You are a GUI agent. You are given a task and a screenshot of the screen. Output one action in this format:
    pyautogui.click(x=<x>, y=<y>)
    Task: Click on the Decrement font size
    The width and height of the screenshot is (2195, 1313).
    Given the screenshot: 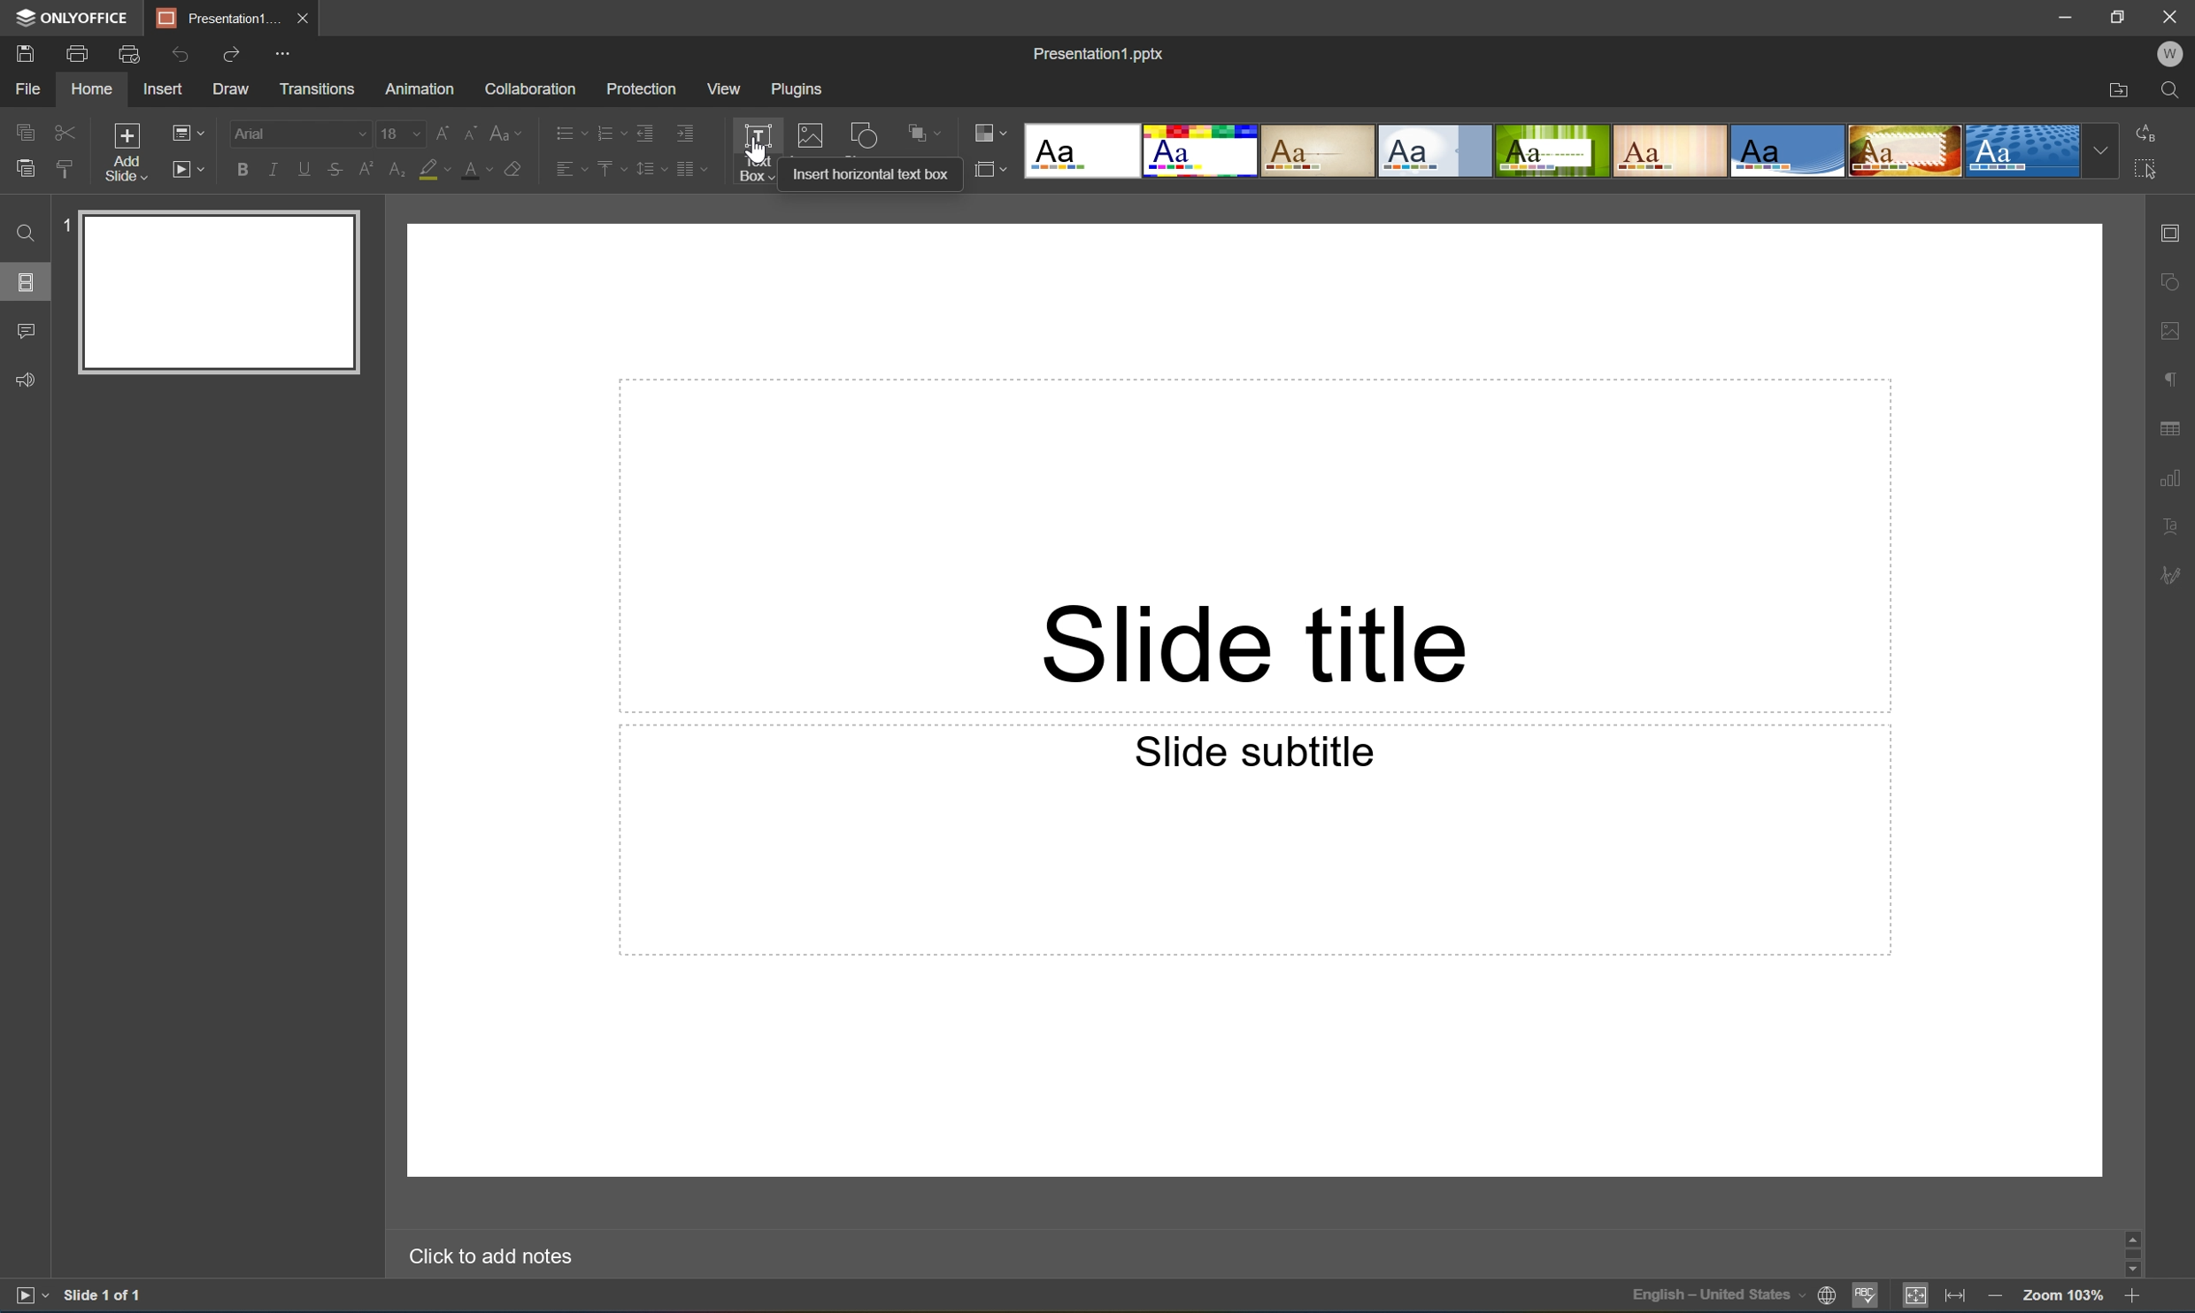 What is the action you would take?
    pyautogui.click(x=469, y=130)
    